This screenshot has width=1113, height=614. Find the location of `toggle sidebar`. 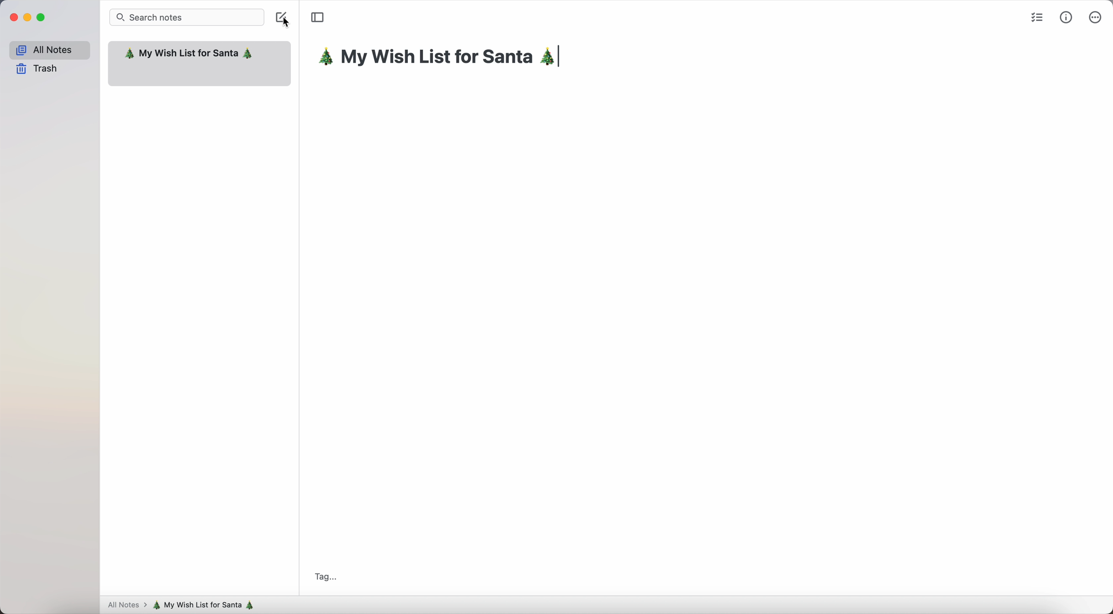

toggle sidebar is located at coordinates (317, 18).